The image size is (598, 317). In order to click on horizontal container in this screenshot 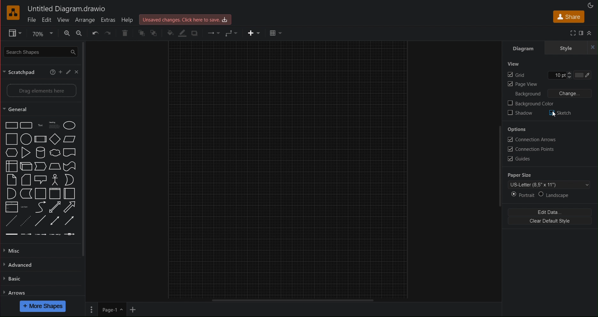, I will do `click(69, 193)`.